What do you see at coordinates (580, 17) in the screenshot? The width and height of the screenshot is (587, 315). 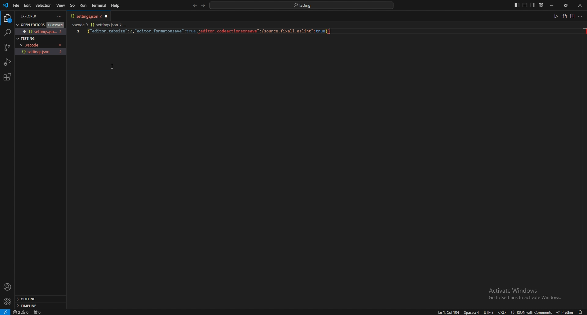 I see `more actions` at bounding box center [580, 17].